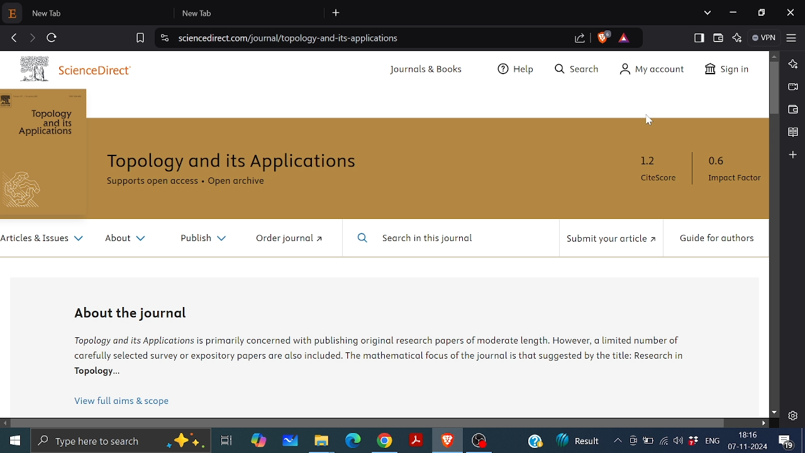 Image resolution: width=805 pixels, height=453 pixels. What do you see at coordinates (708, 12) in the screenshot?
I see `Search Tabs` at bounding box center [708, 12].